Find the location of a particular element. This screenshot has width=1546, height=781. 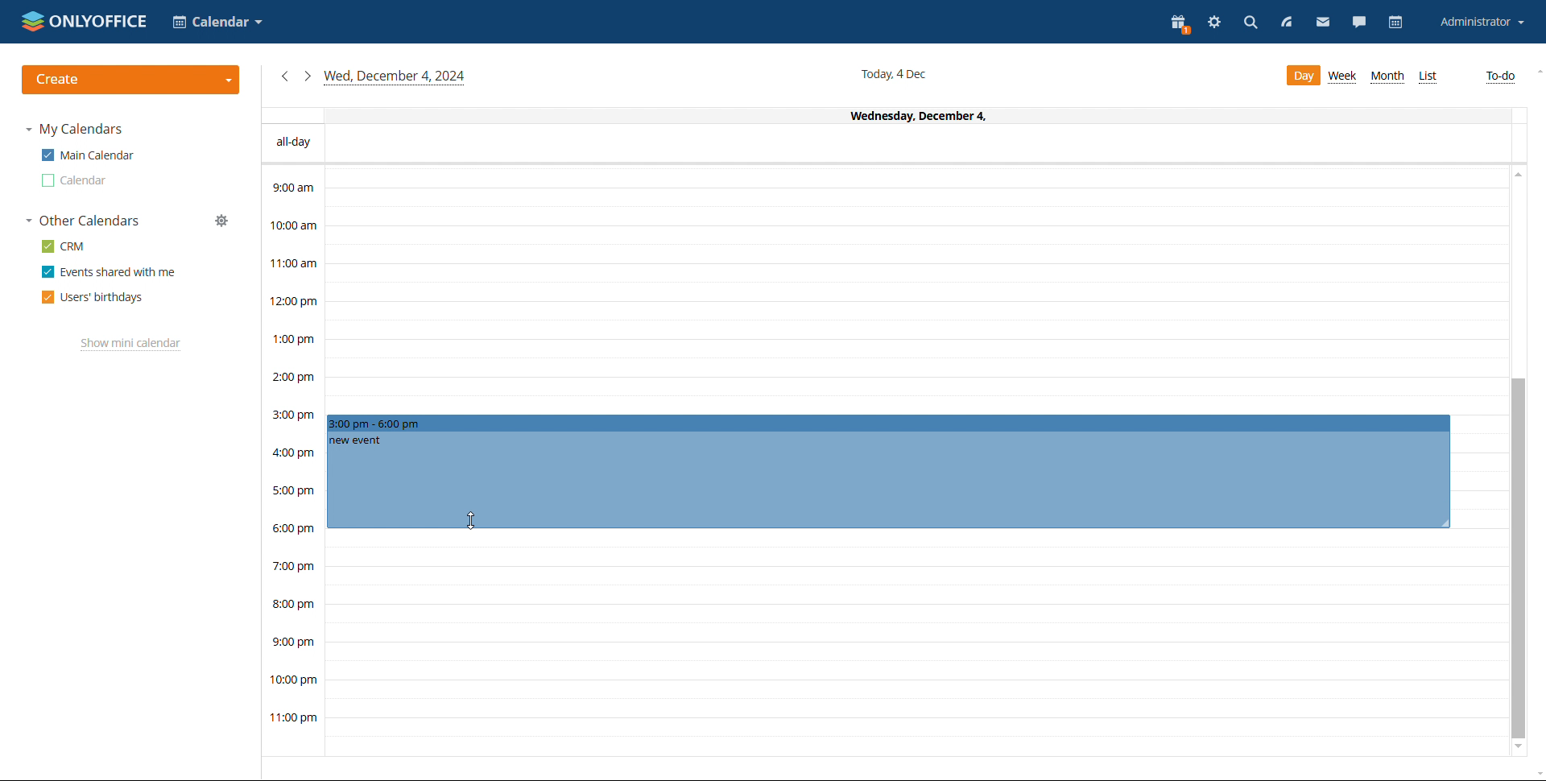

show mini calendar is located at coordinates (130, 345).